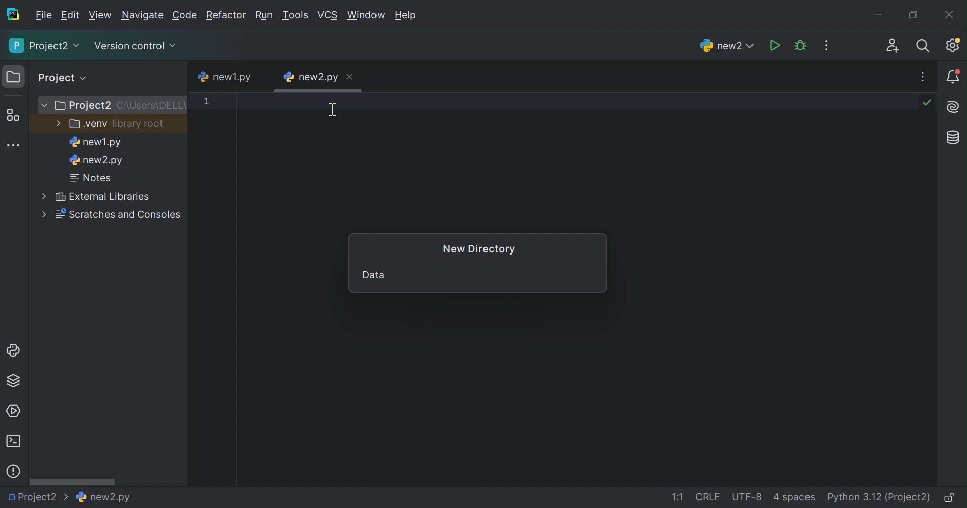  Describe the element at coordinates (13, 472) in the screenshot. I see `Problems` at that location.